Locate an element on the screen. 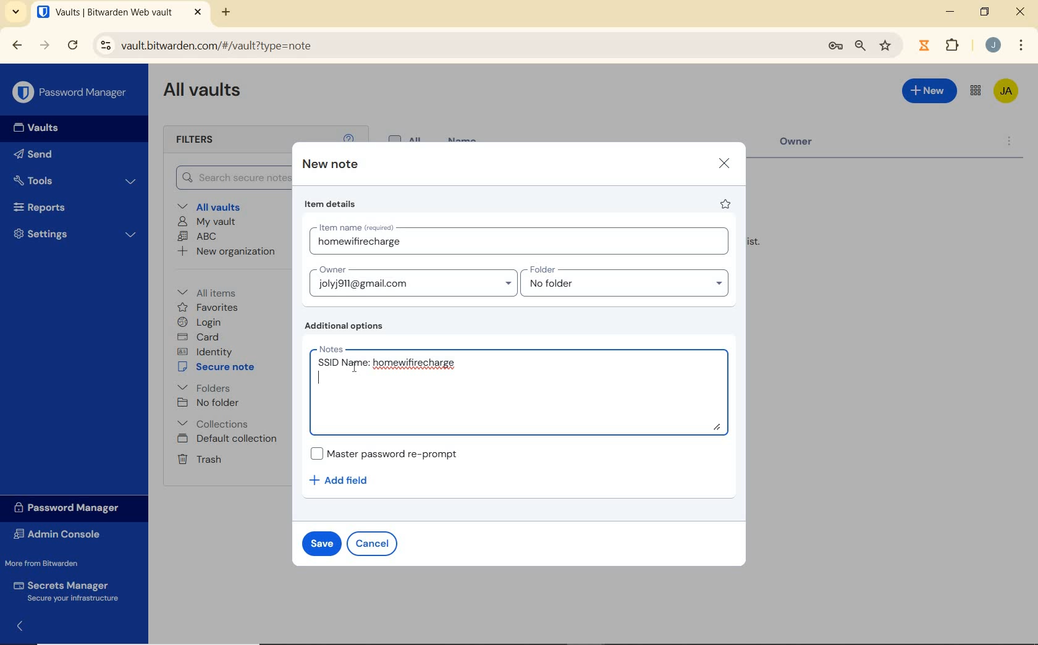 This screenshot has height=645, width=1038. extensions is located at coordinates (922, 46).